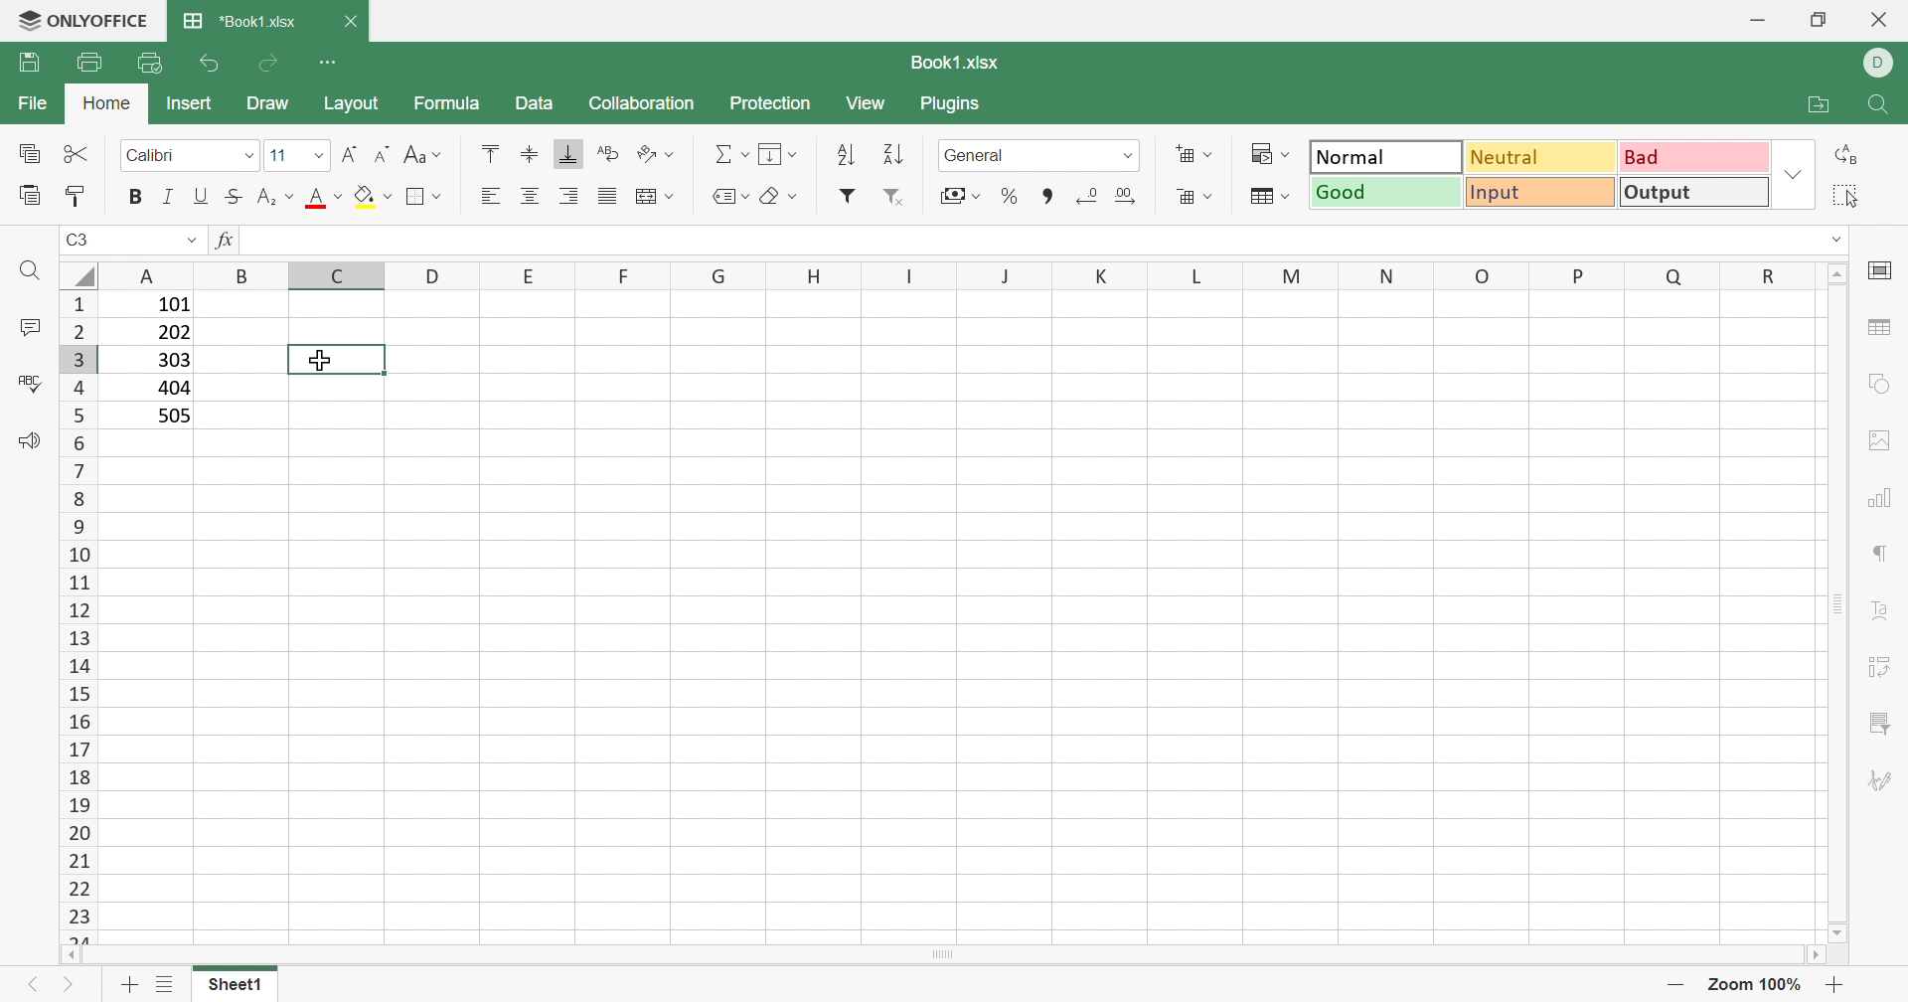  Describe the element at coordinates (777, 193) in the screenshot. I see `Clear` at that location.